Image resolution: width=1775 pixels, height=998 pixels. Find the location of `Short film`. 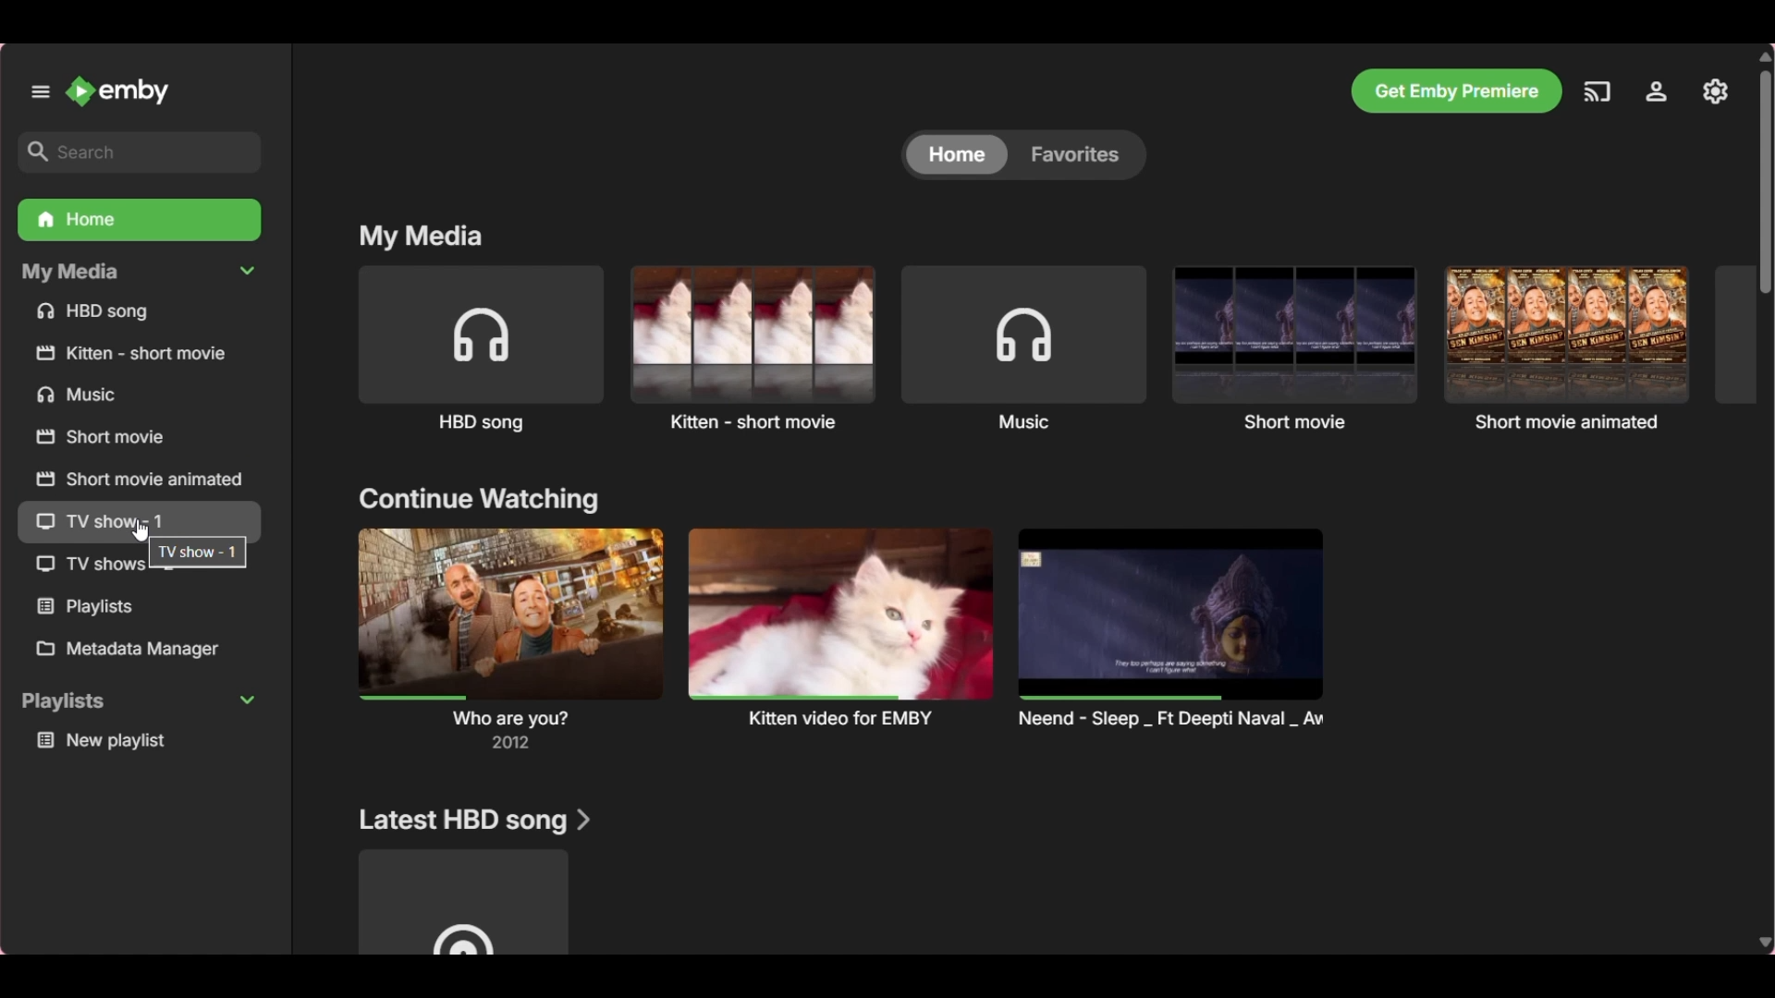

Short film is located at coordinates (138, 437).